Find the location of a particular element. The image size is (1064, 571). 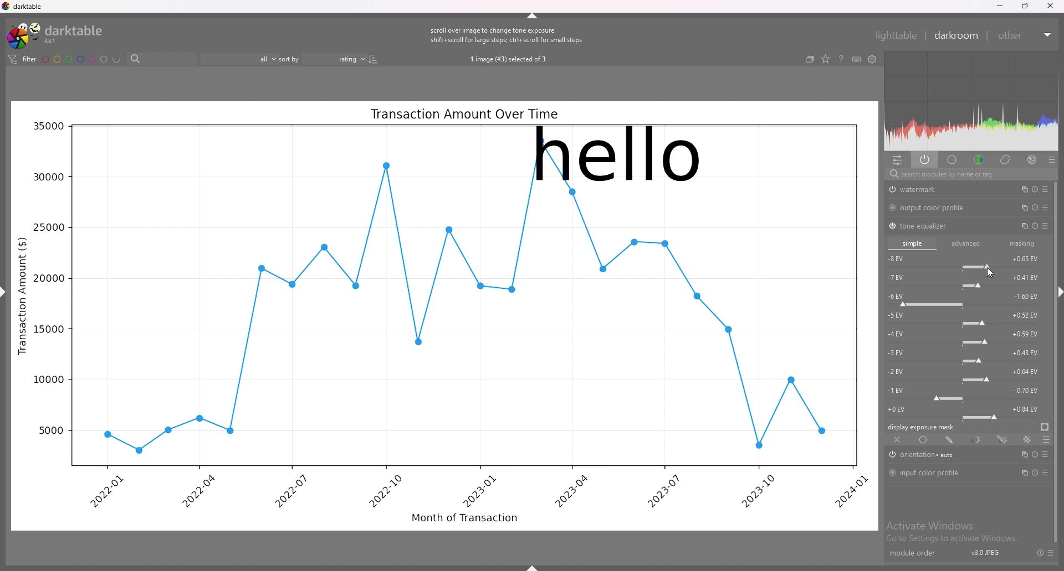

input color profile is located at coordinates (933, 473).